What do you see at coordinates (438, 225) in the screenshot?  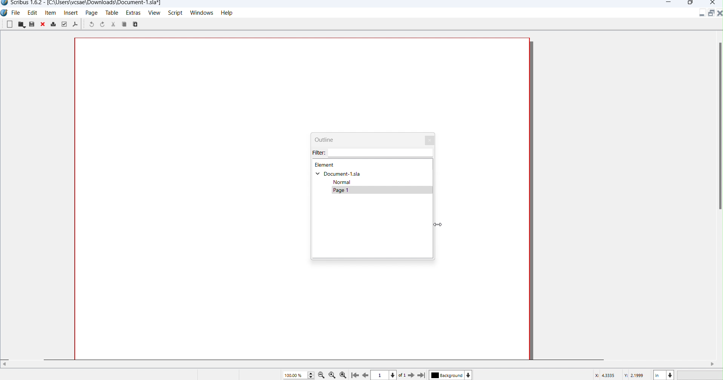 I see `cursor` at bounding box center [438, 225].